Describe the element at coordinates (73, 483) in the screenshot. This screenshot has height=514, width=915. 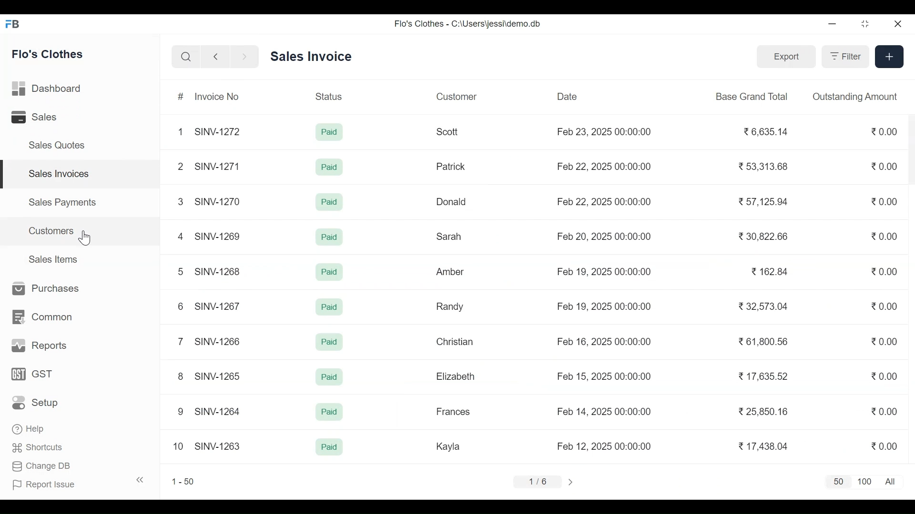
I see `Report Issue` at that location.